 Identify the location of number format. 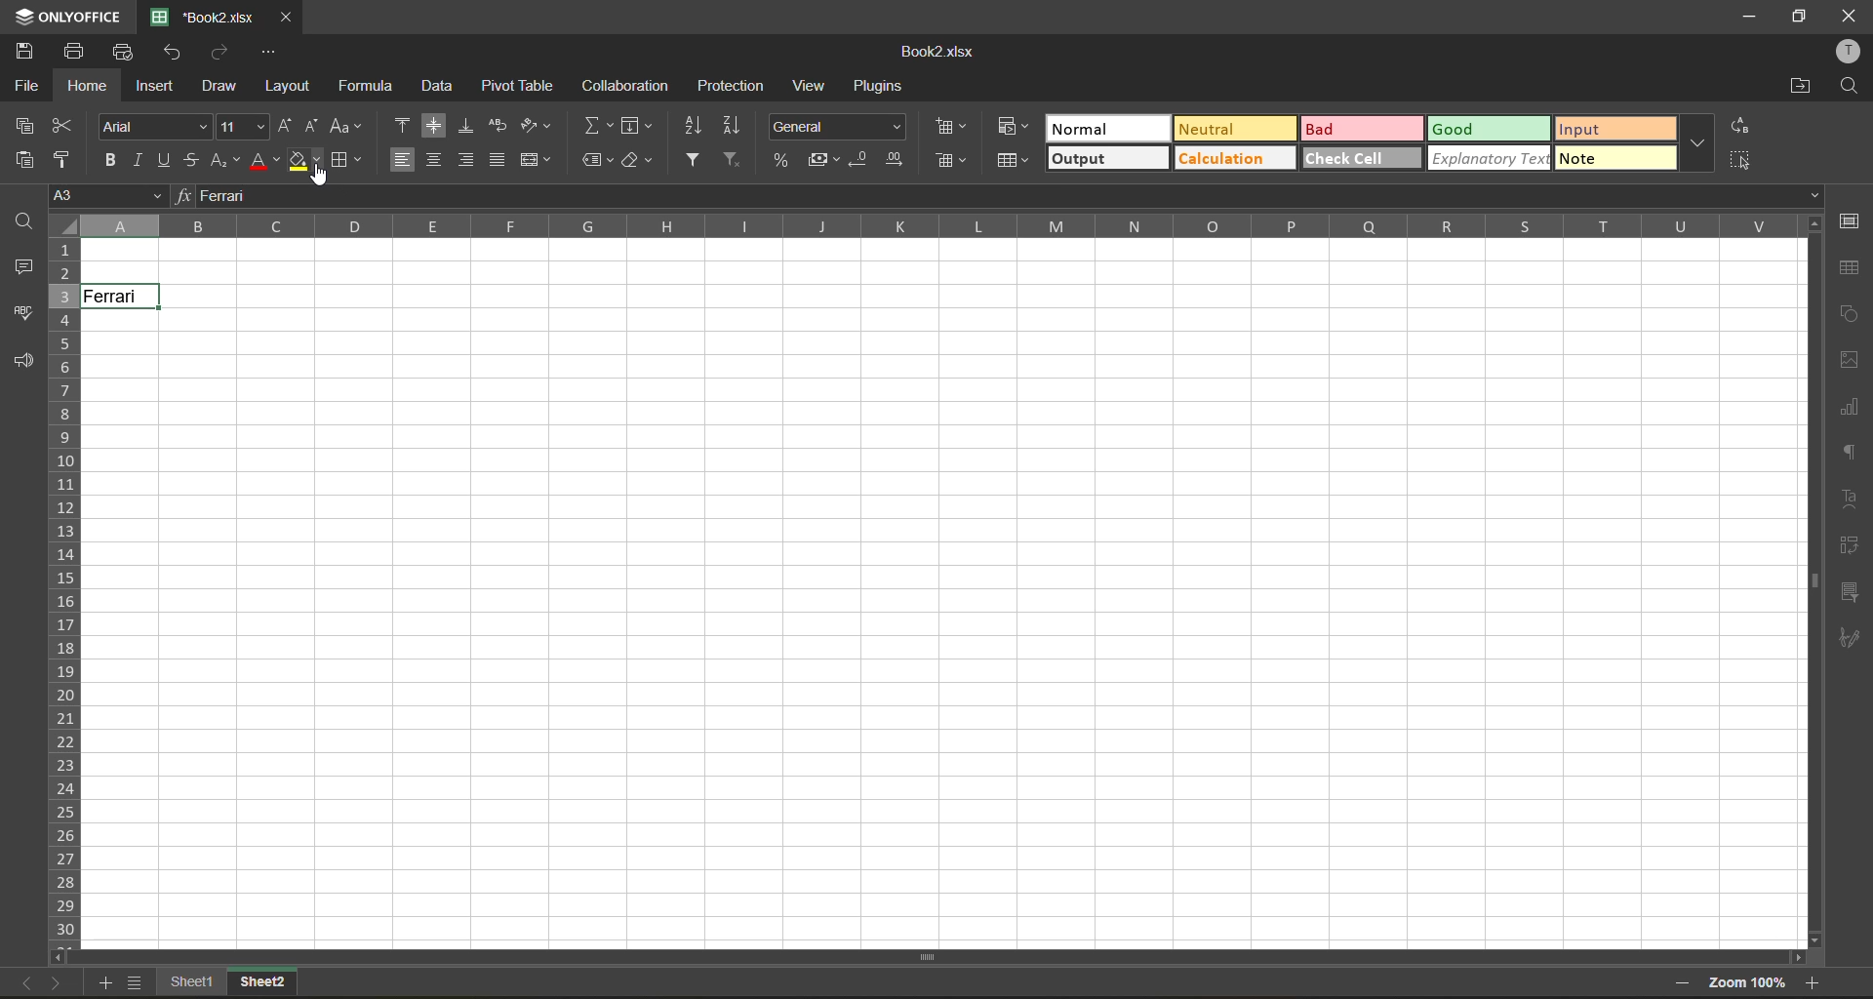
(838, 127).